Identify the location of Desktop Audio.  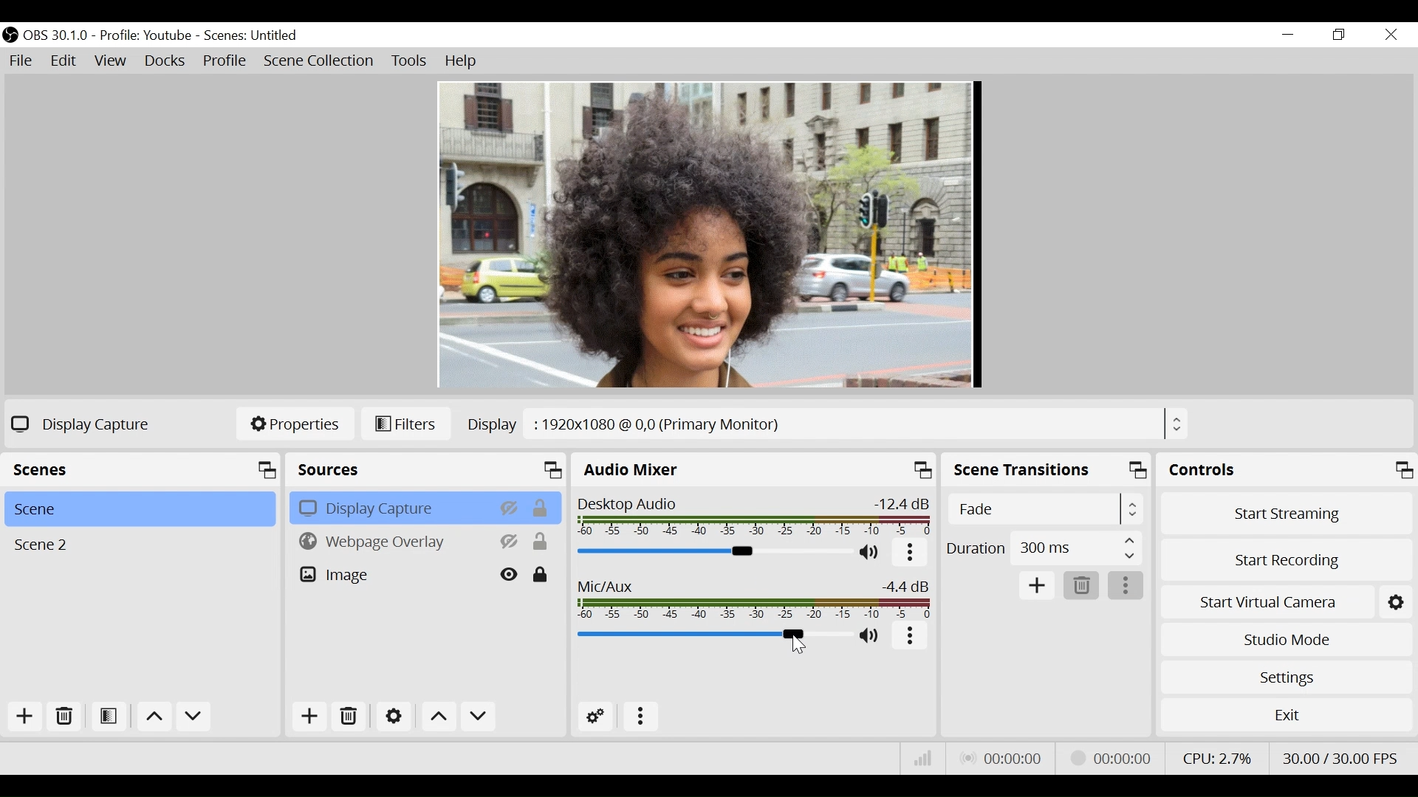
(753, 517).